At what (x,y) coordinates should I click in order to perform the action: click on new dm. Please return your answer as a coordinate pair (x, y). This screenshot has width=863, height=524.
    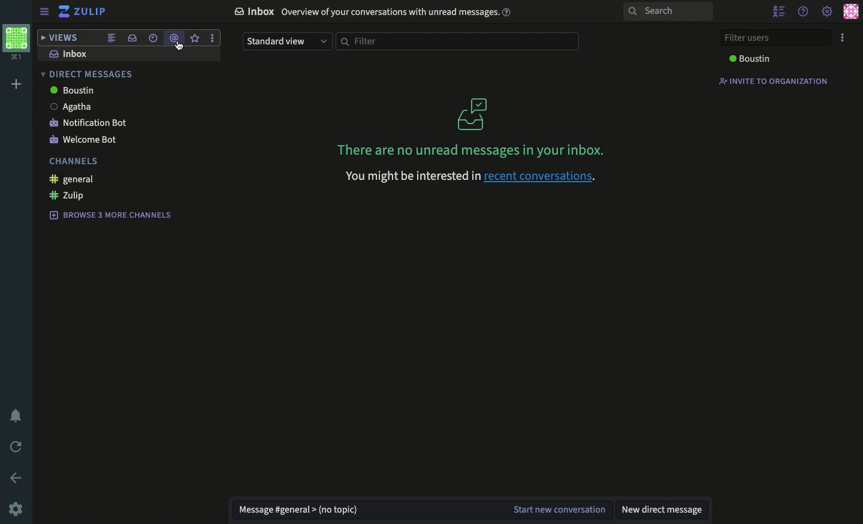
    Looking at the image, I should click on (662, 510).